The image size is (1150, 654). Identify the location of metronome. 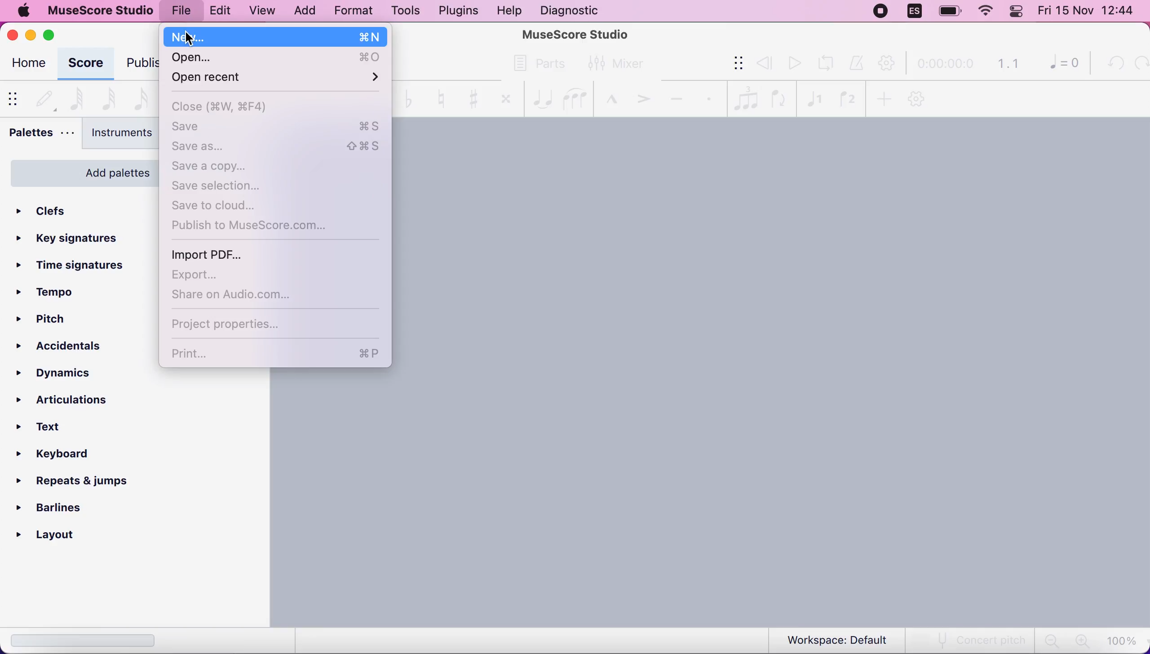
(858, 63).